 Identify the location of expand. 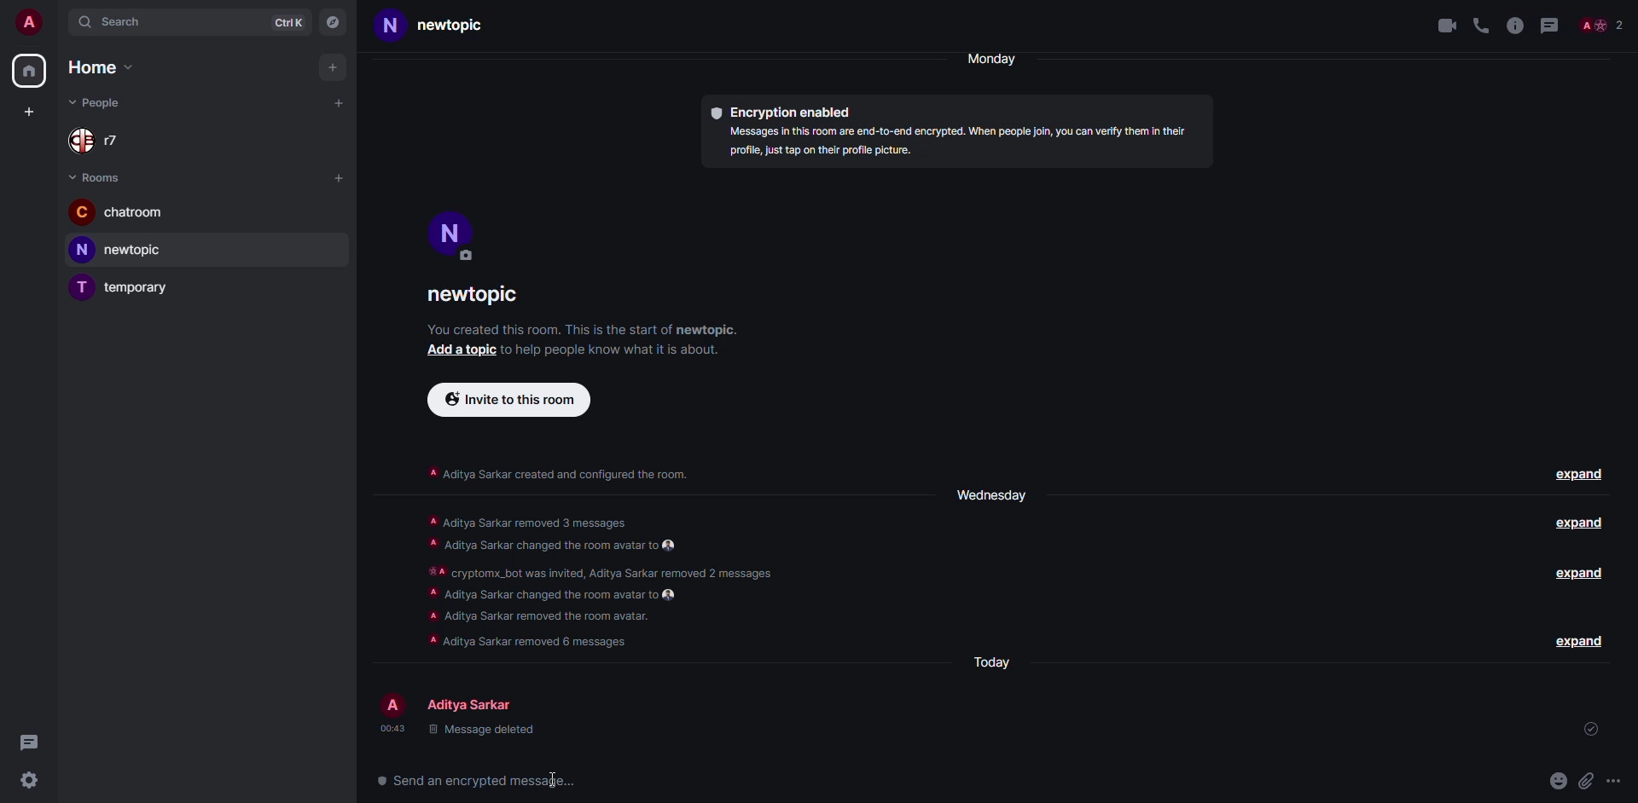
(1577, 640).